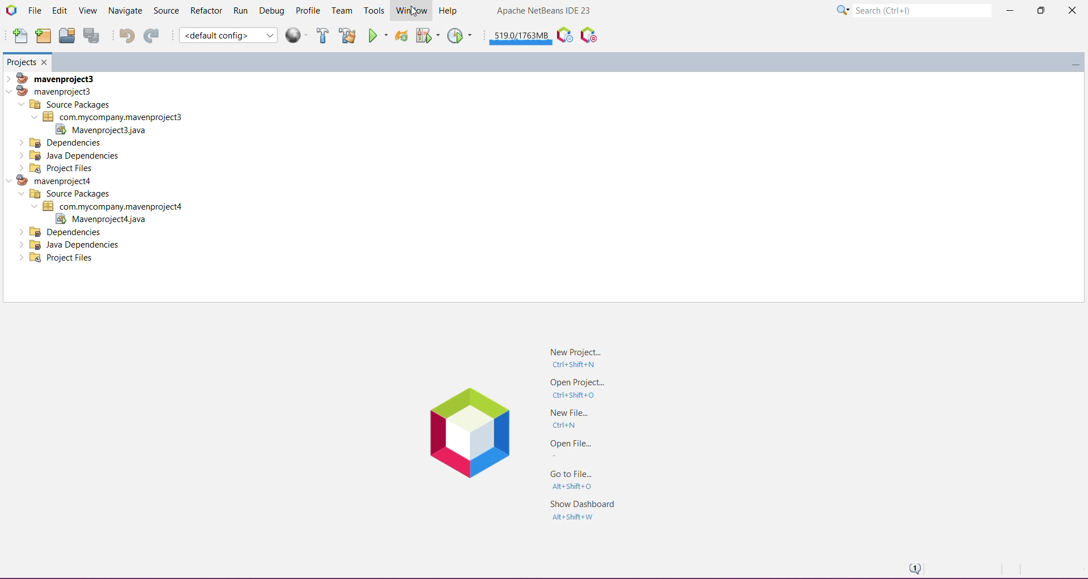 The height and width of the screenshot is (579, 1088). I want to click on Run, so click(241, 10).